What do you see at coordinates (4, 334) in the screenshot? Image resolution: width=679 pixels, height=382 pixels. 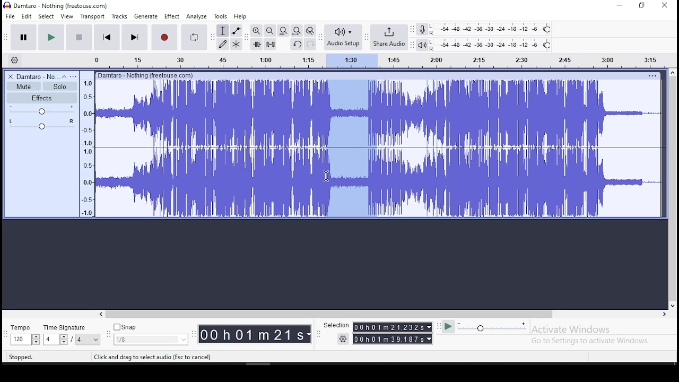 I see `` at bounding box center [4, 334].